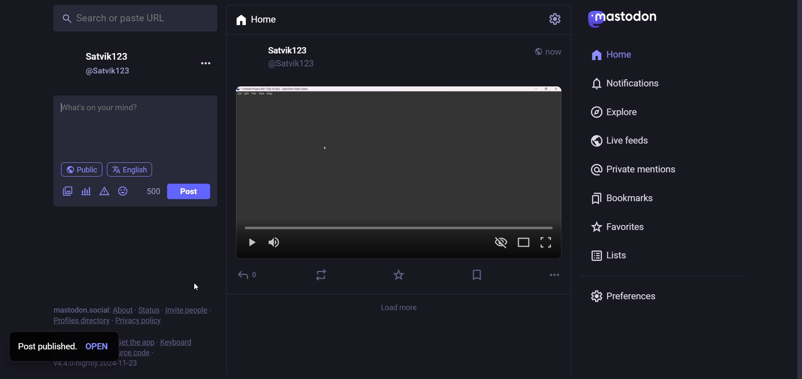 The image size is (802, 379). Describe the element at coordinates (556, 52) in the screenshot. I see `last modified` at that location.